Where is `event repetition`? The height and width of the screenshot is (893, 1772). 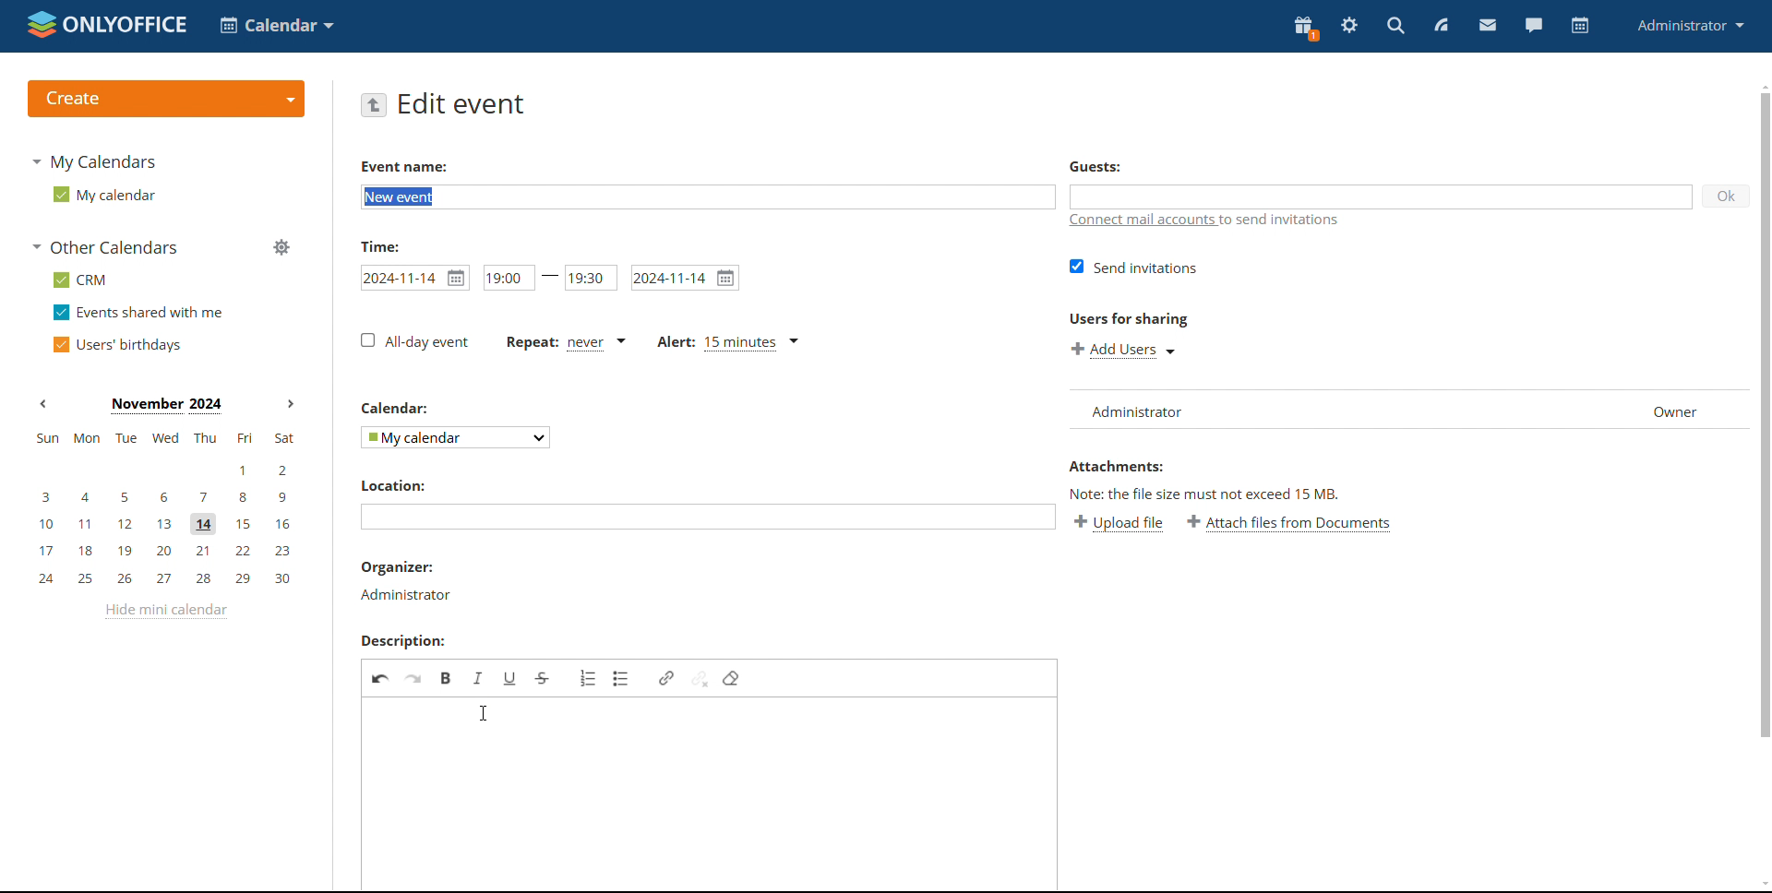 event repetition is located at coordinates (567, 342).